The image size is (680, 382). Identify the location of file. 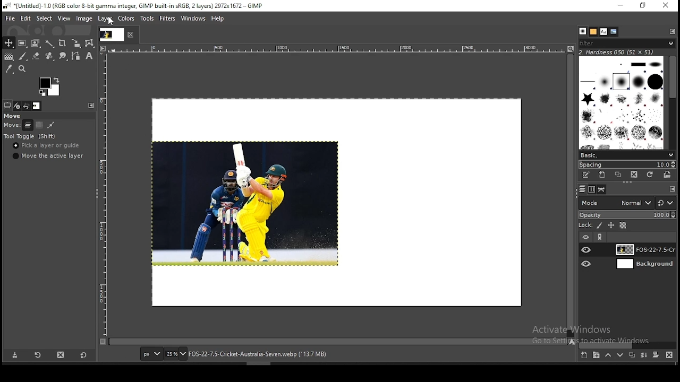
(10, 18).